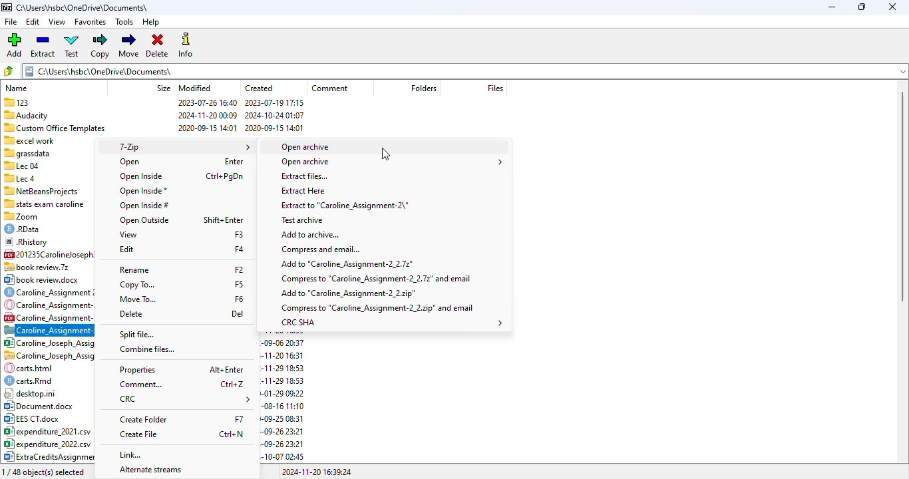  I want to click on tools, so click(124, 22).